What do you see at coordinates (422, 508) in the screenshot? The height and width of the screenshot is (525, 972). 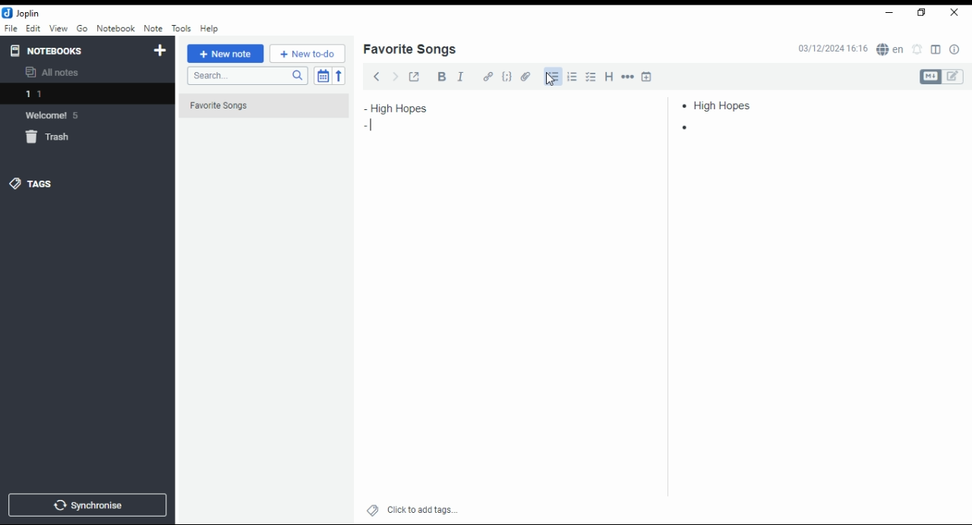 I see `click to add tags` at bounding box center [422, 508].